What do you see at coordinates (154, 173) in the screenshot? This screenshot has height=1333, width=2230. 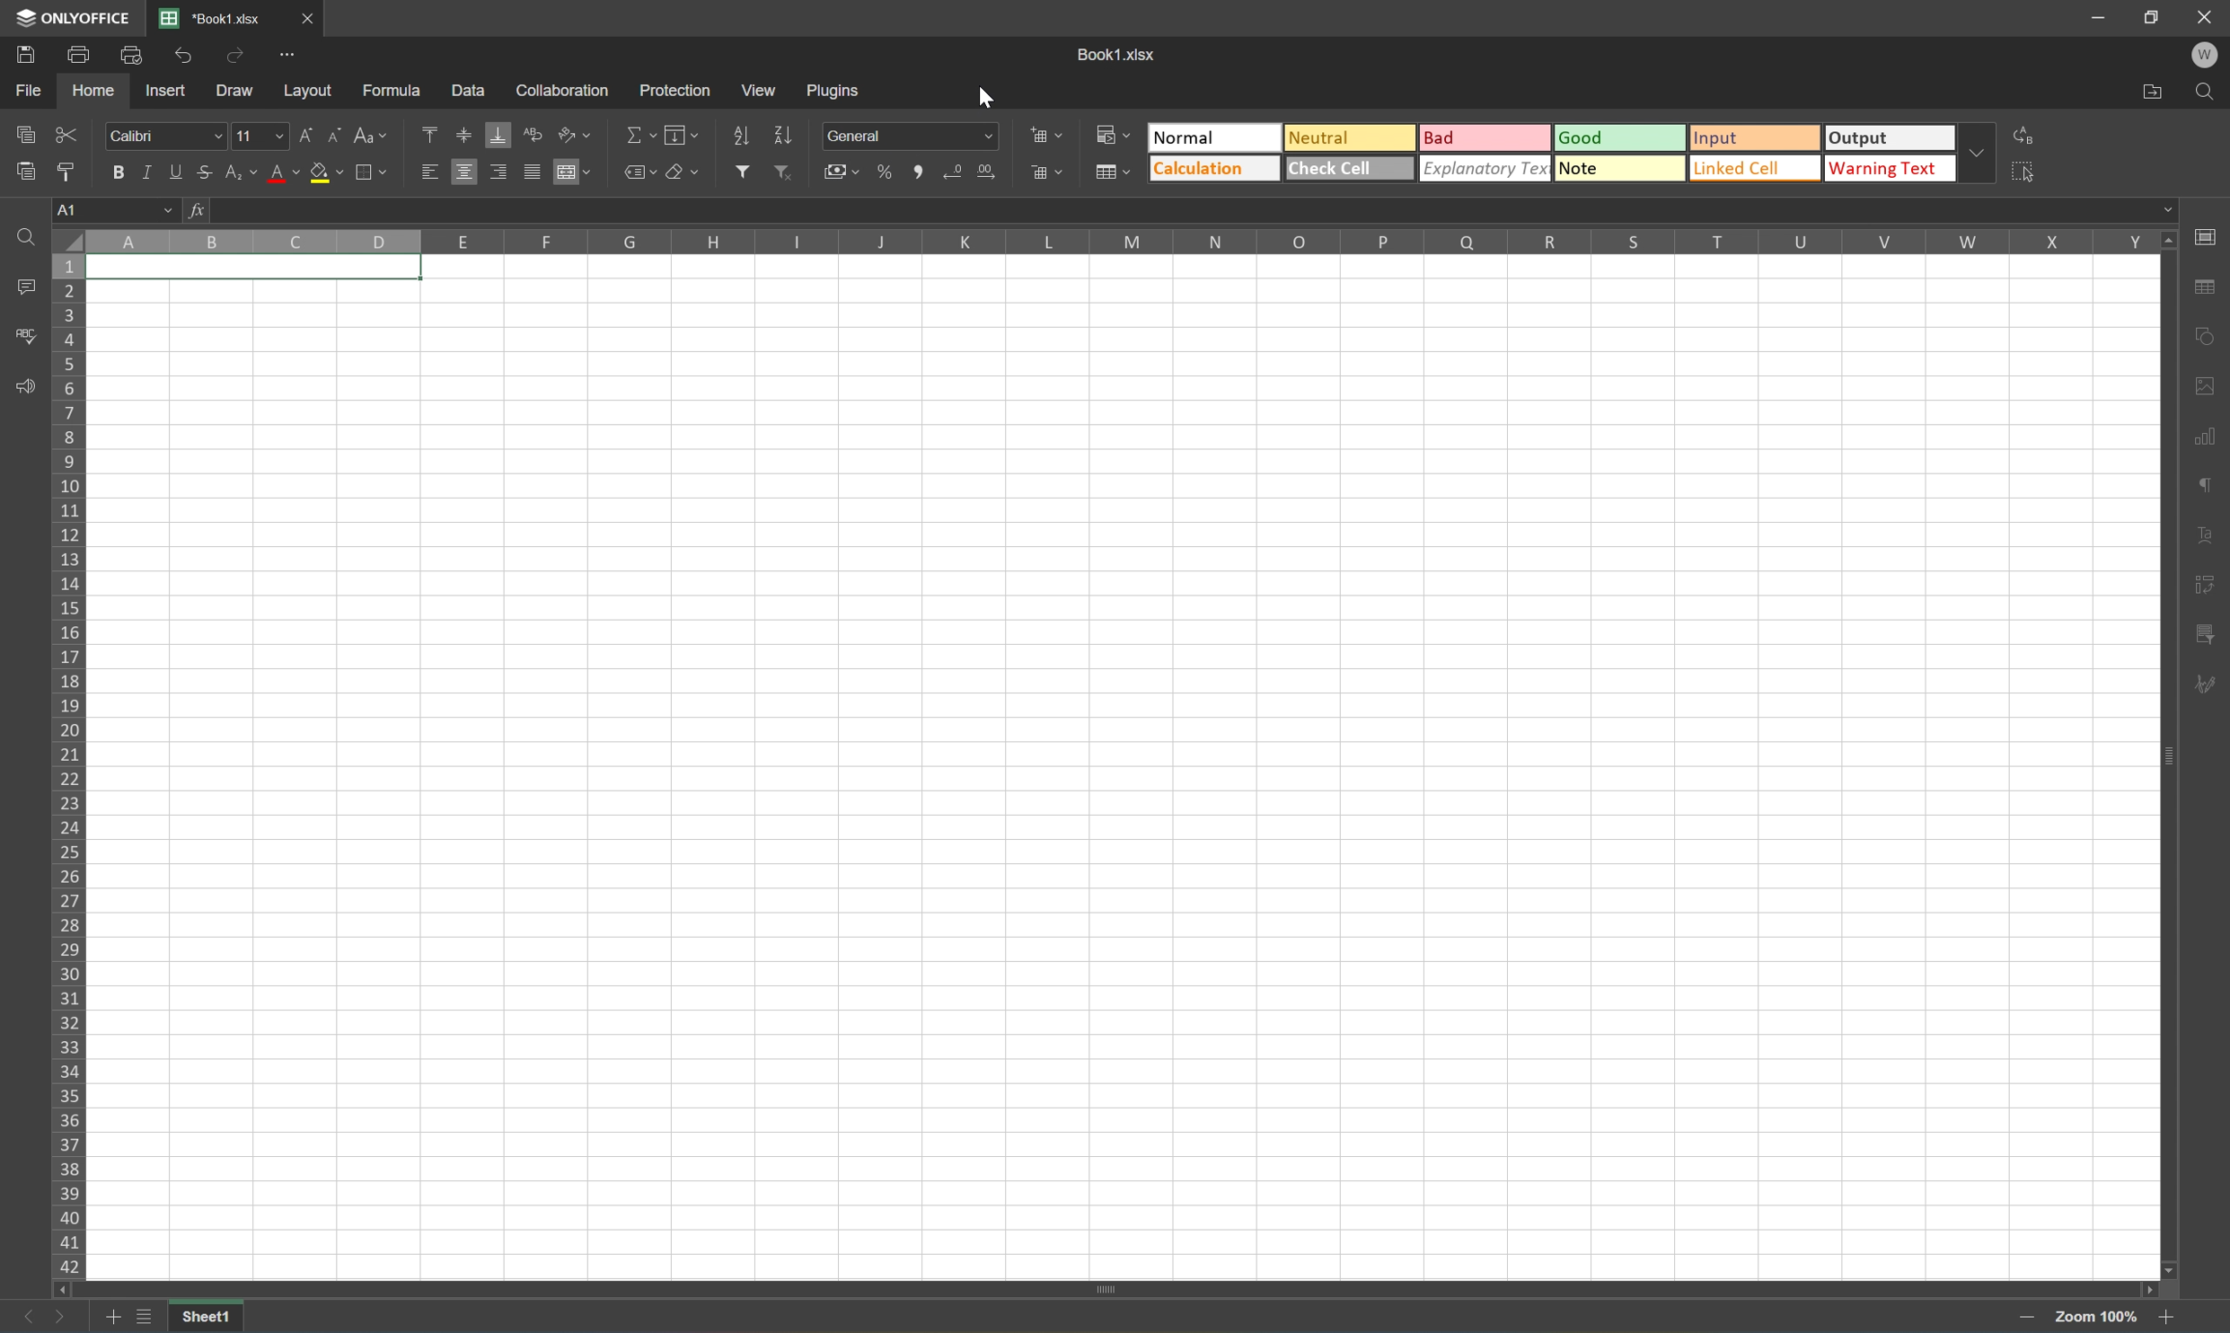 I see `Italic` at bounding box center [154, 173].